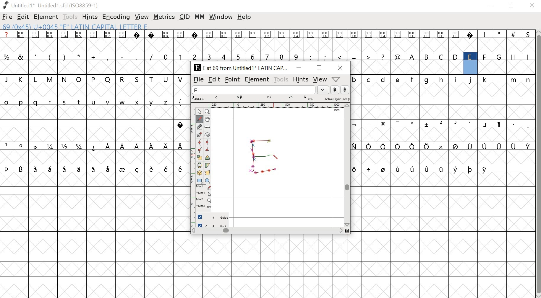  Describe the element at coordinates (191, 166) in the screenshot. I see `ruler` at that location.